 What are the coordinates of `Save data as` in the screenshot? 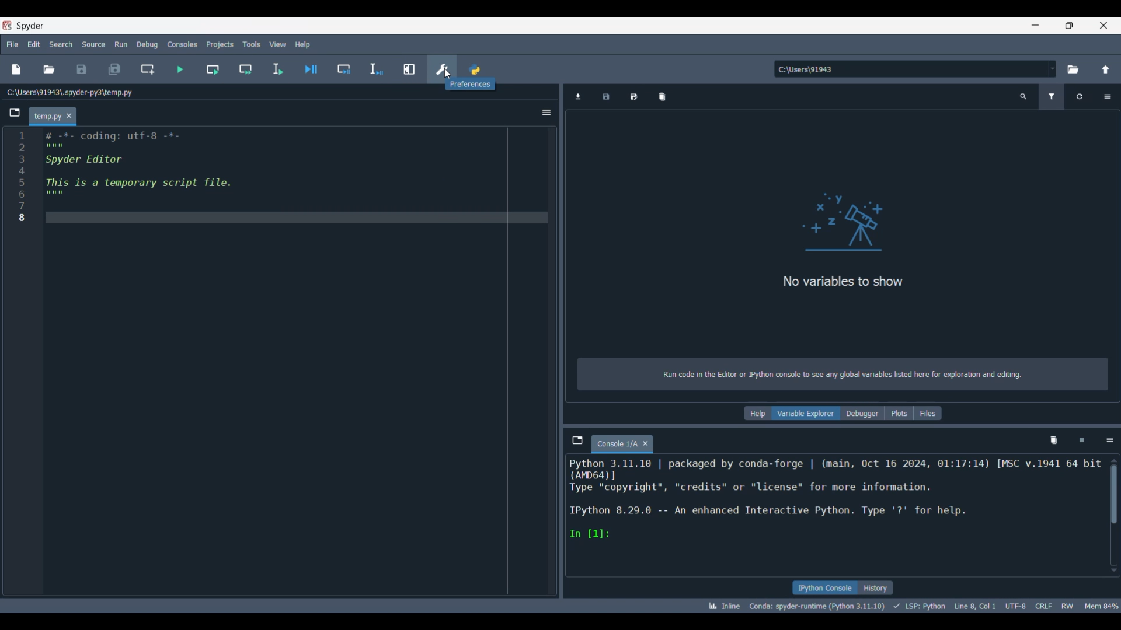 It's located at (633, 97).